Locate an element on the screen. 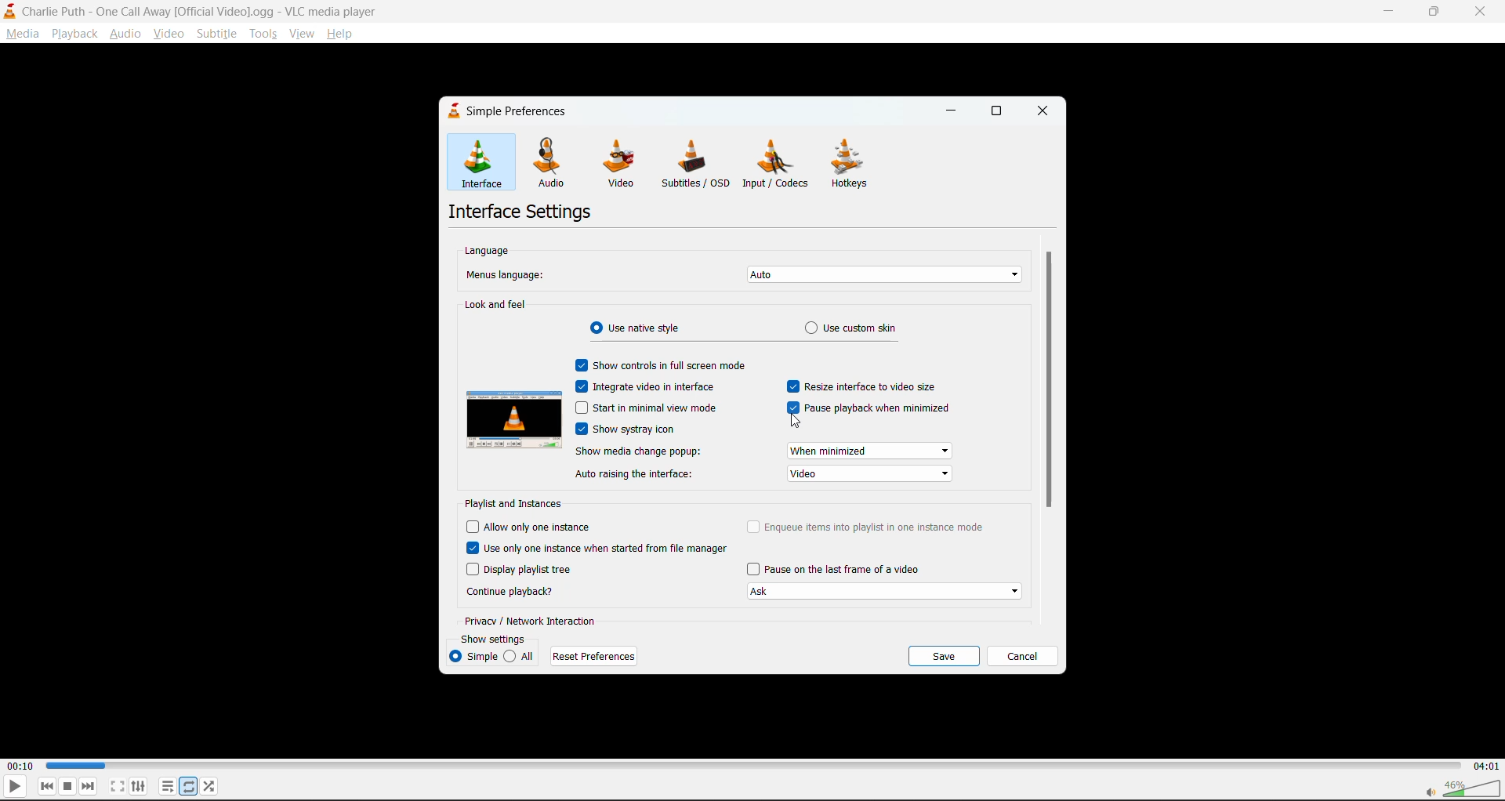  playback is located at coordinates (74, 35).